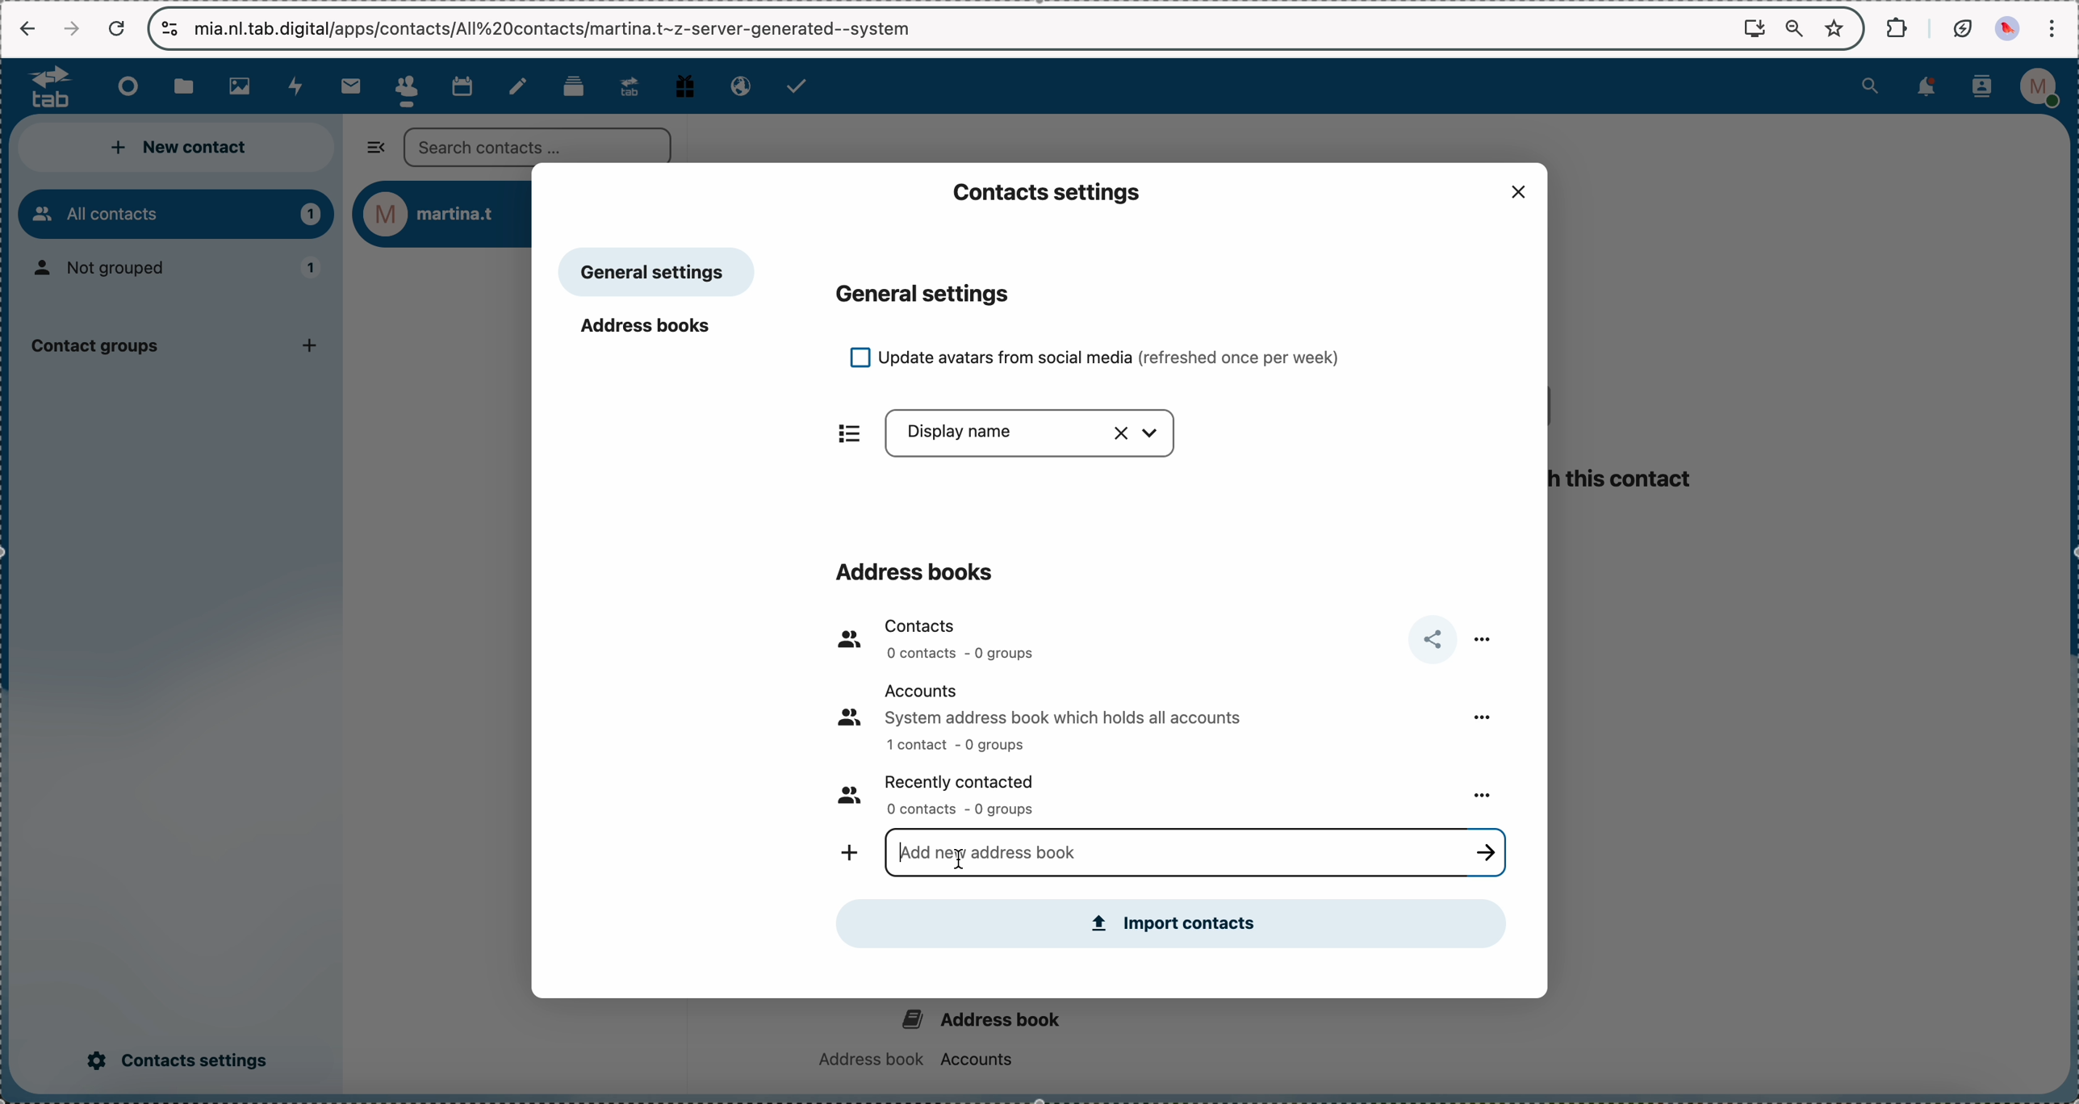  Describe the element at coordinates (735, 86) in the screenshot. I see `email` at that location.